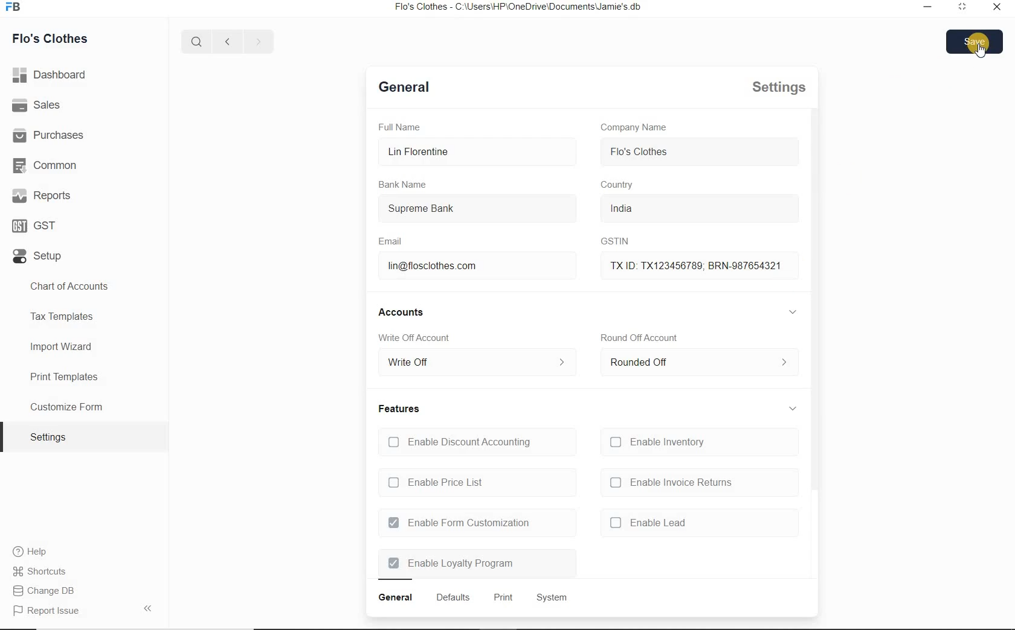 The image size is (1015, 630). I want to click on Enable Loyalty Program, so click(451, 564).